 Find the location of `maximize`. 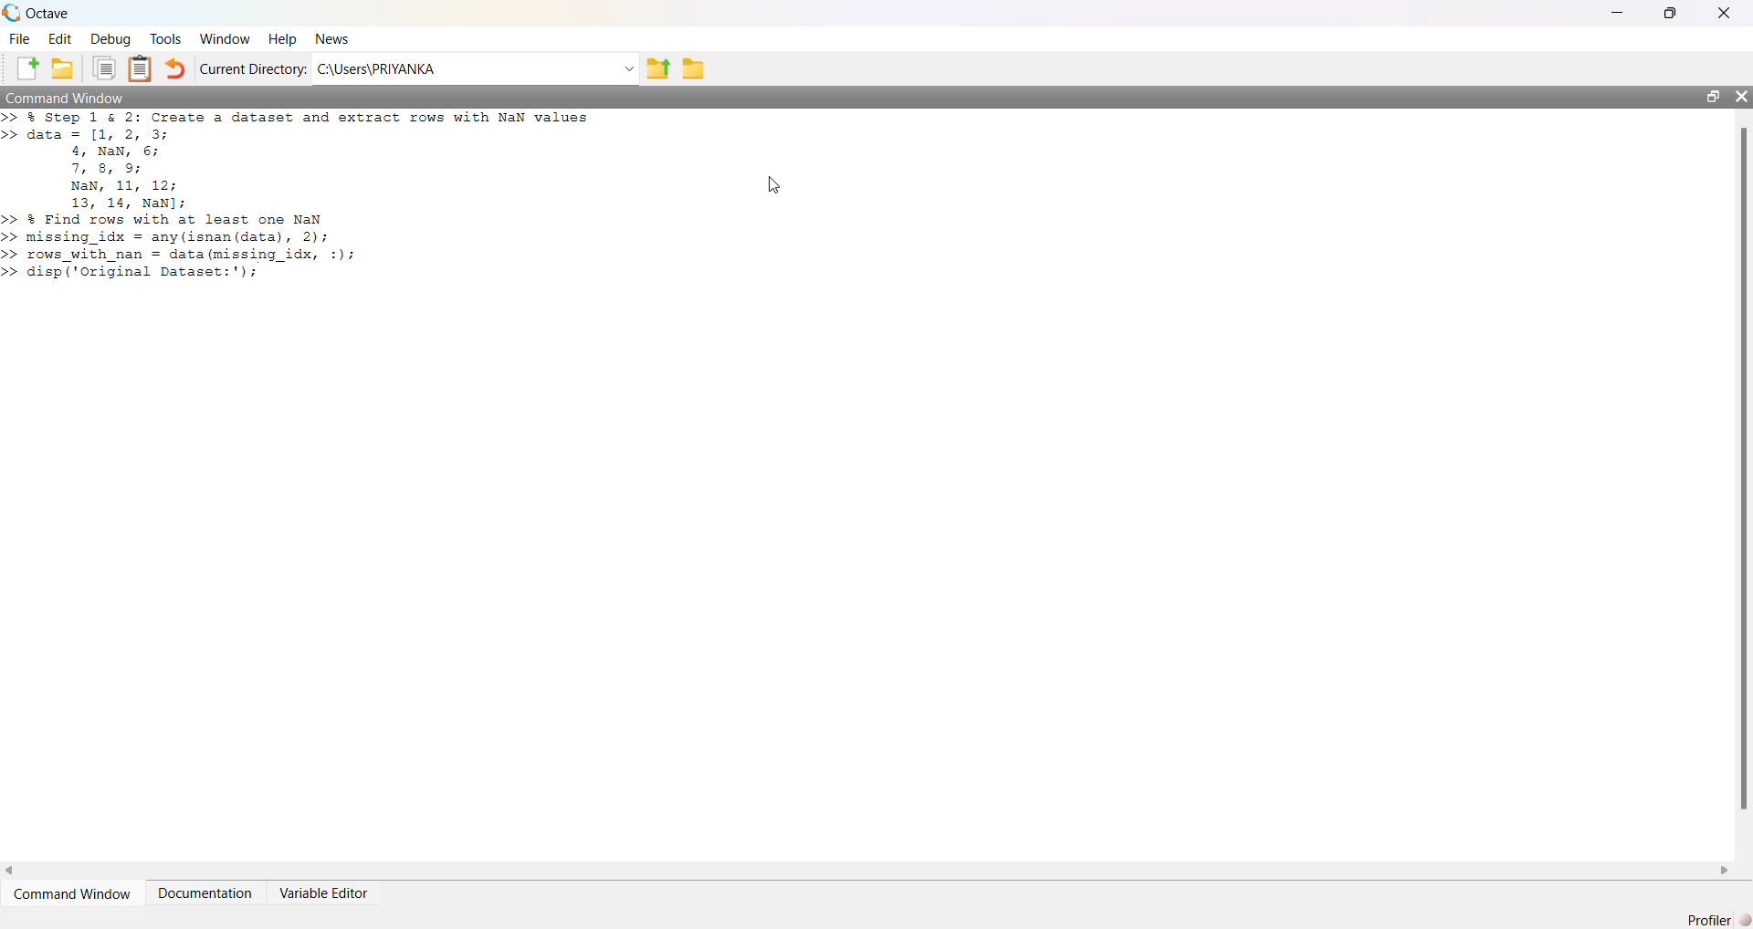

maximize is located at coordinates (1712, 96).